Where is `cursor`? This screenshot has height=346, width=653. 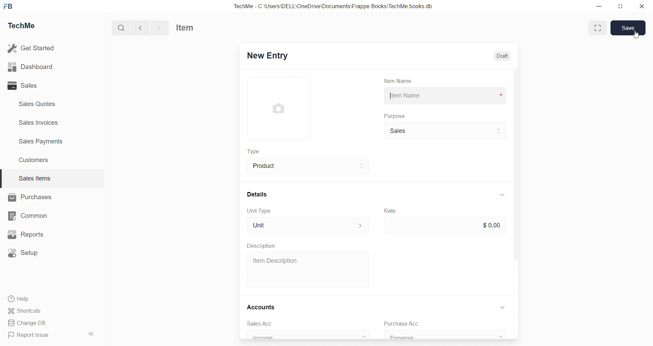 cursor is located at coordinates (637, 35).